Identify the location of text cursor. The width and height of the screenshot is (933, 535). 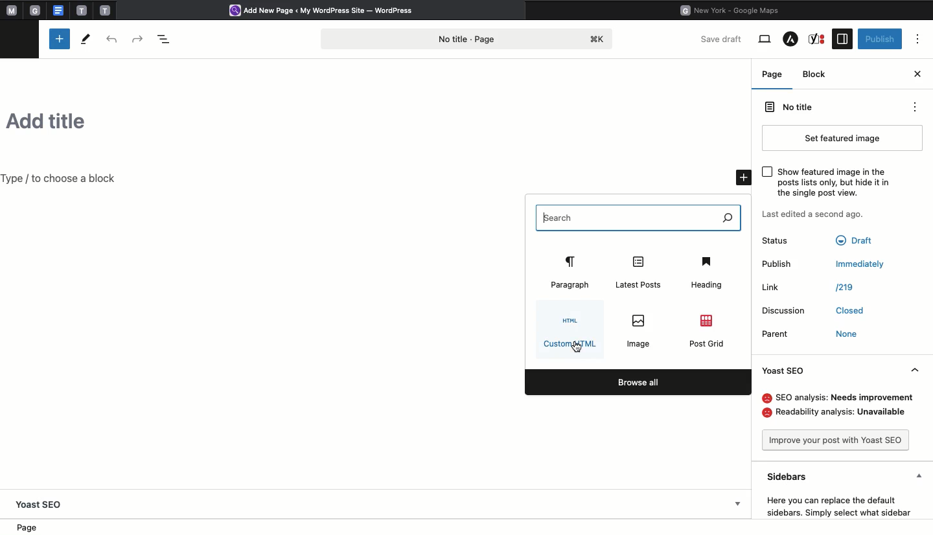
(544, 221).